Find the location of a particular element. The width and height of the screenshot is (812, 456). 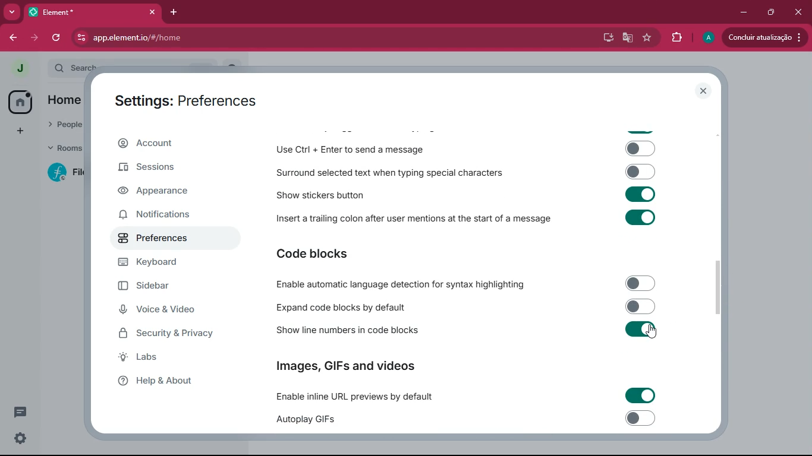

help  is located at coordinates (168, 381).